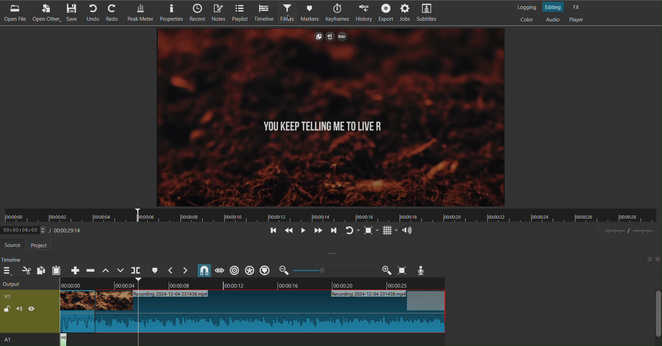 This screenshot has width=662, height=346. Describe the element at coordinates (554, 7) in the screenshot. I see `Editing` at that location.